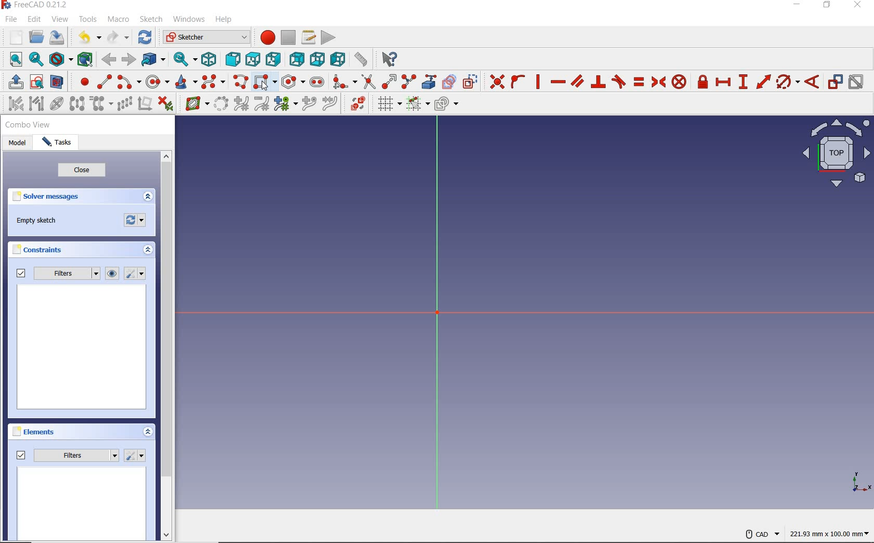  I want to click on create regular polygon, so click(292, 82).